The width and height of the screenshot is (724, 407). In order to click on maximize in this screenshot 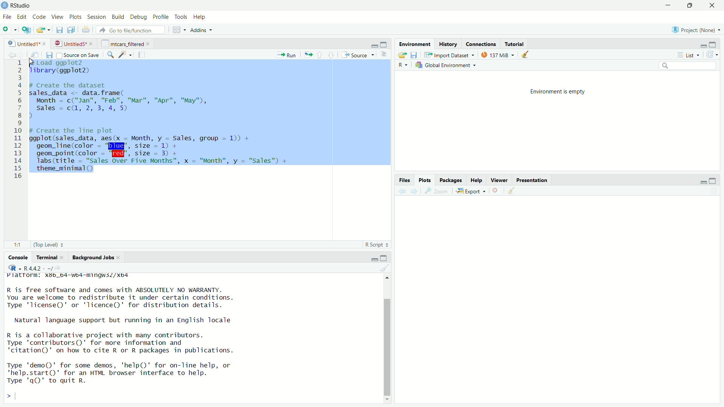, I will do `click(384, 259)`.